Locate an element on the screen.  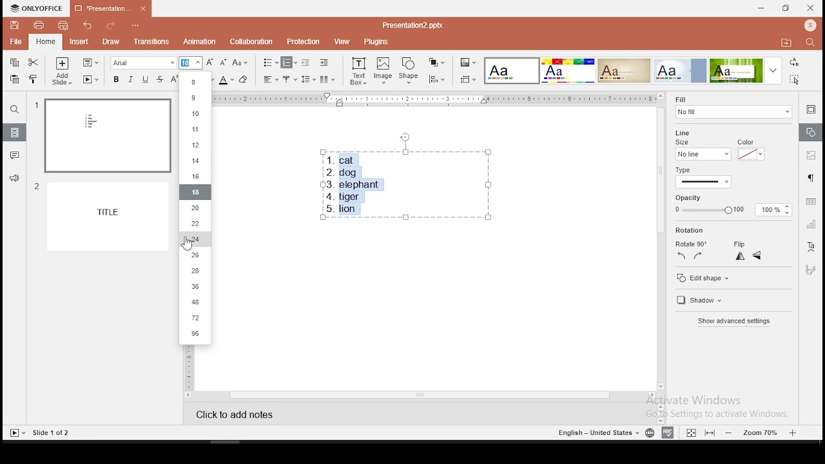
superscript is located at coordinates (171, 79).